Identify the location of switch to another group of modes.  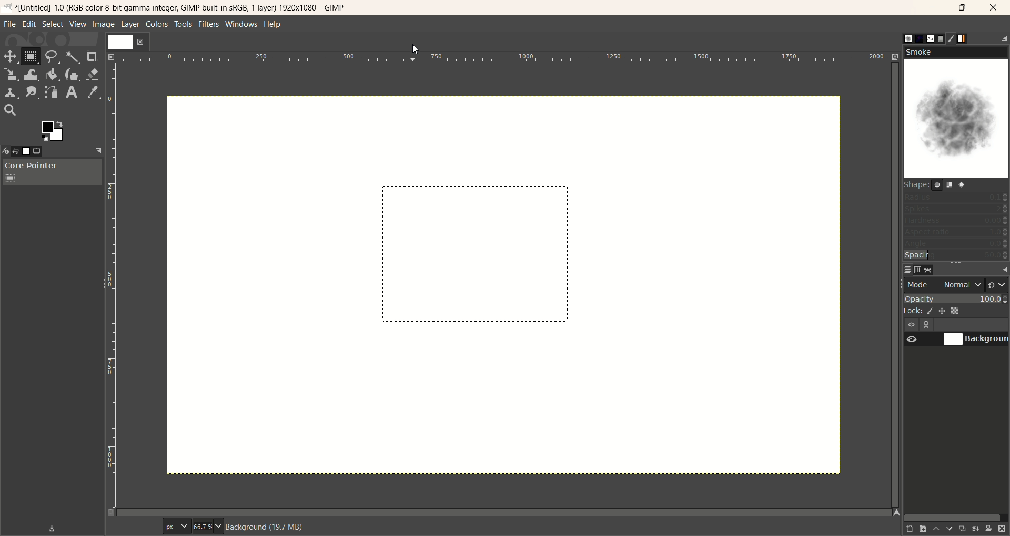
(997, 284).